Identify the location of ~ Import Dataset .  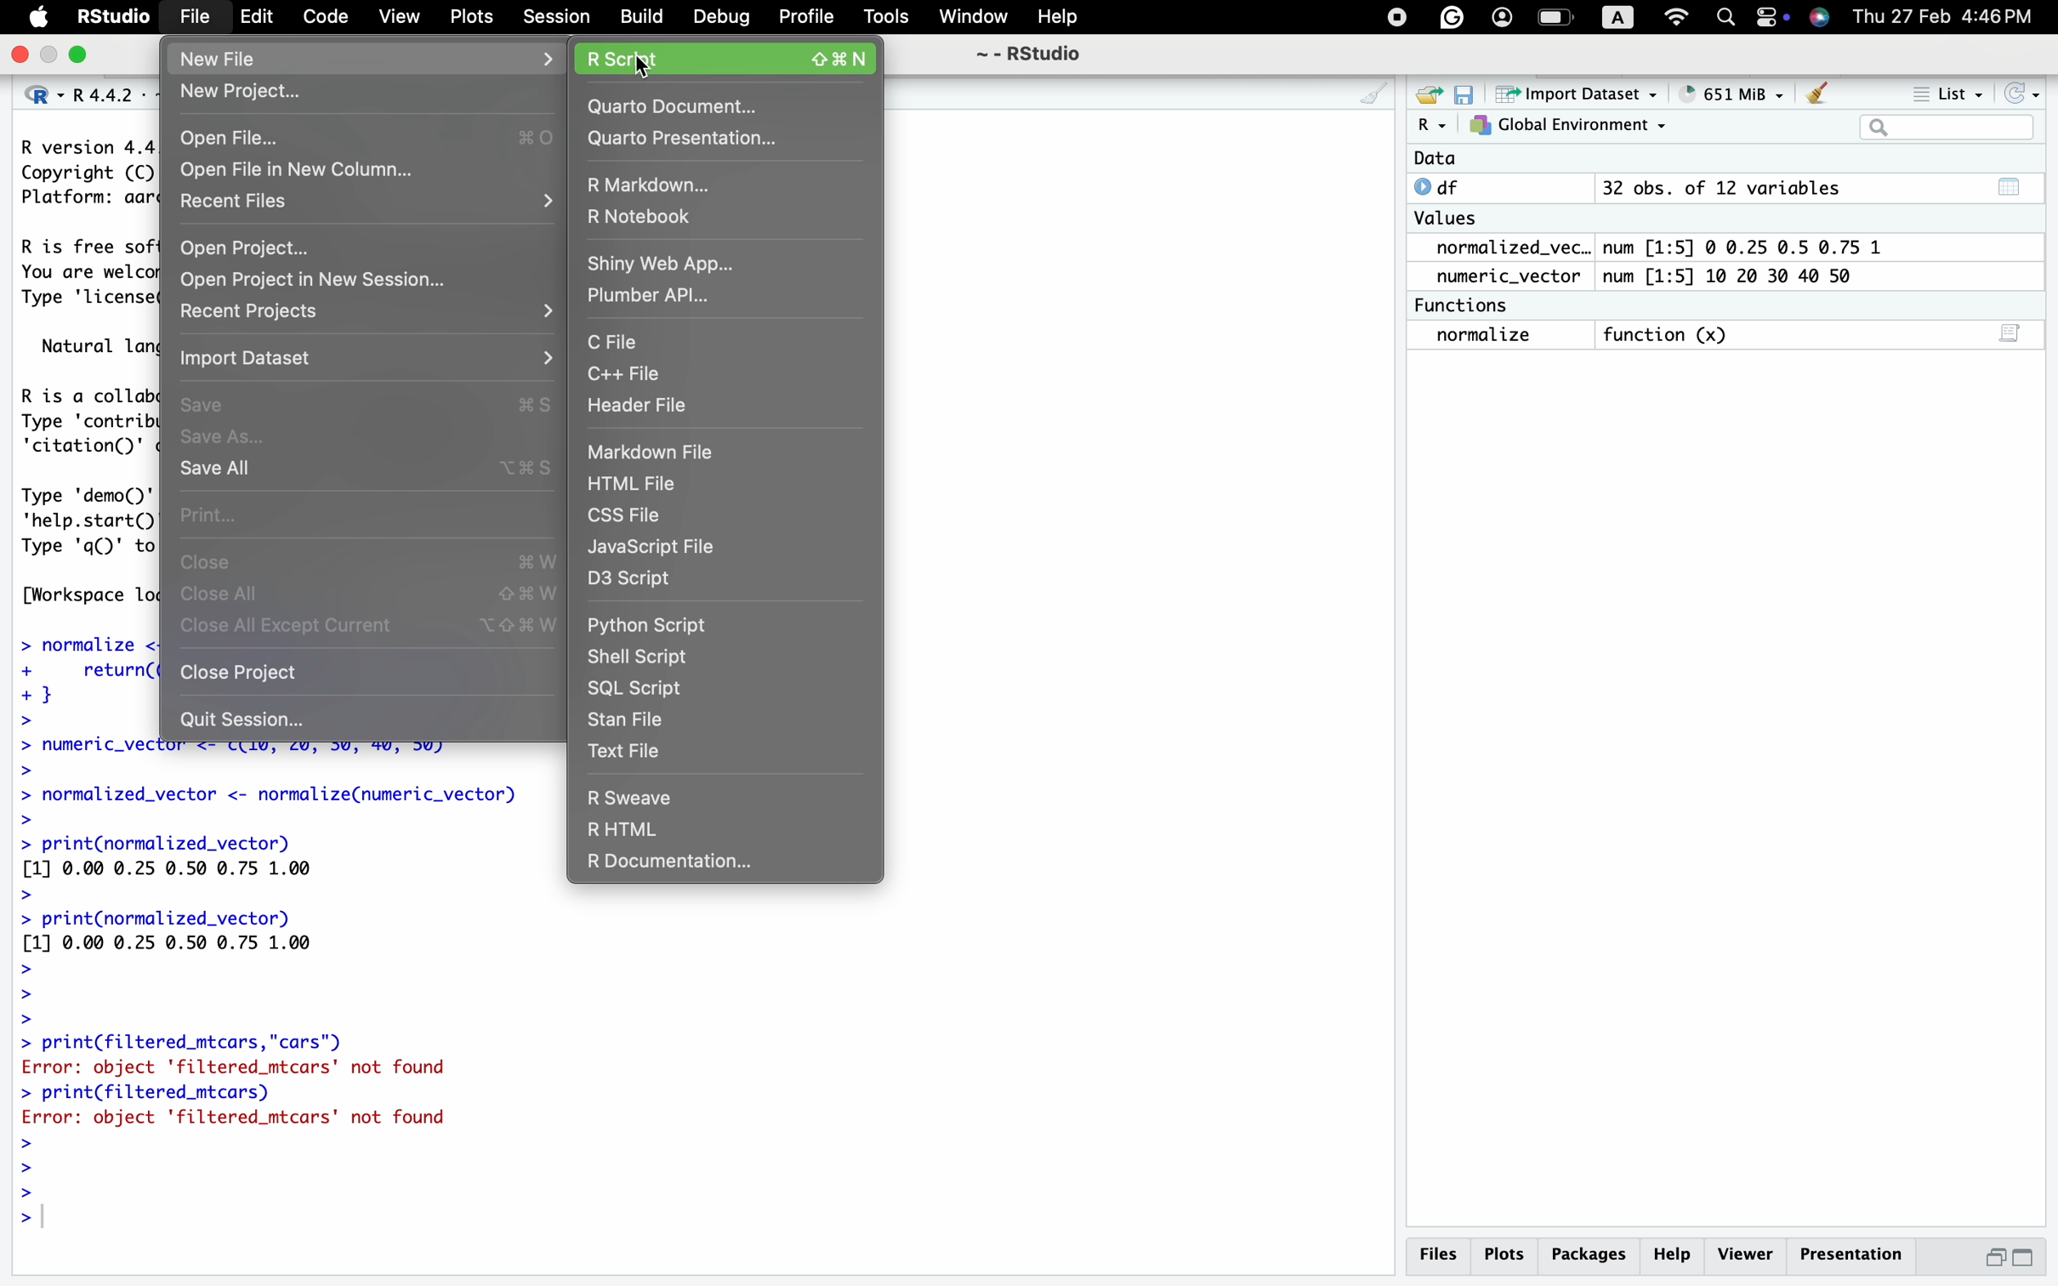
(1575, 93).